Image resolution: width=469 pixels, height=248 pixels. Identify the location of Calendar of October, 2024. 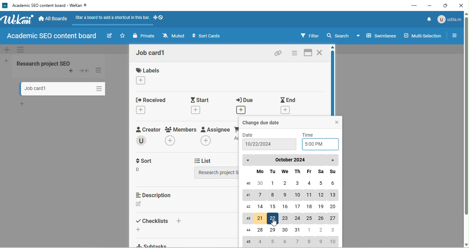
(291, 209).